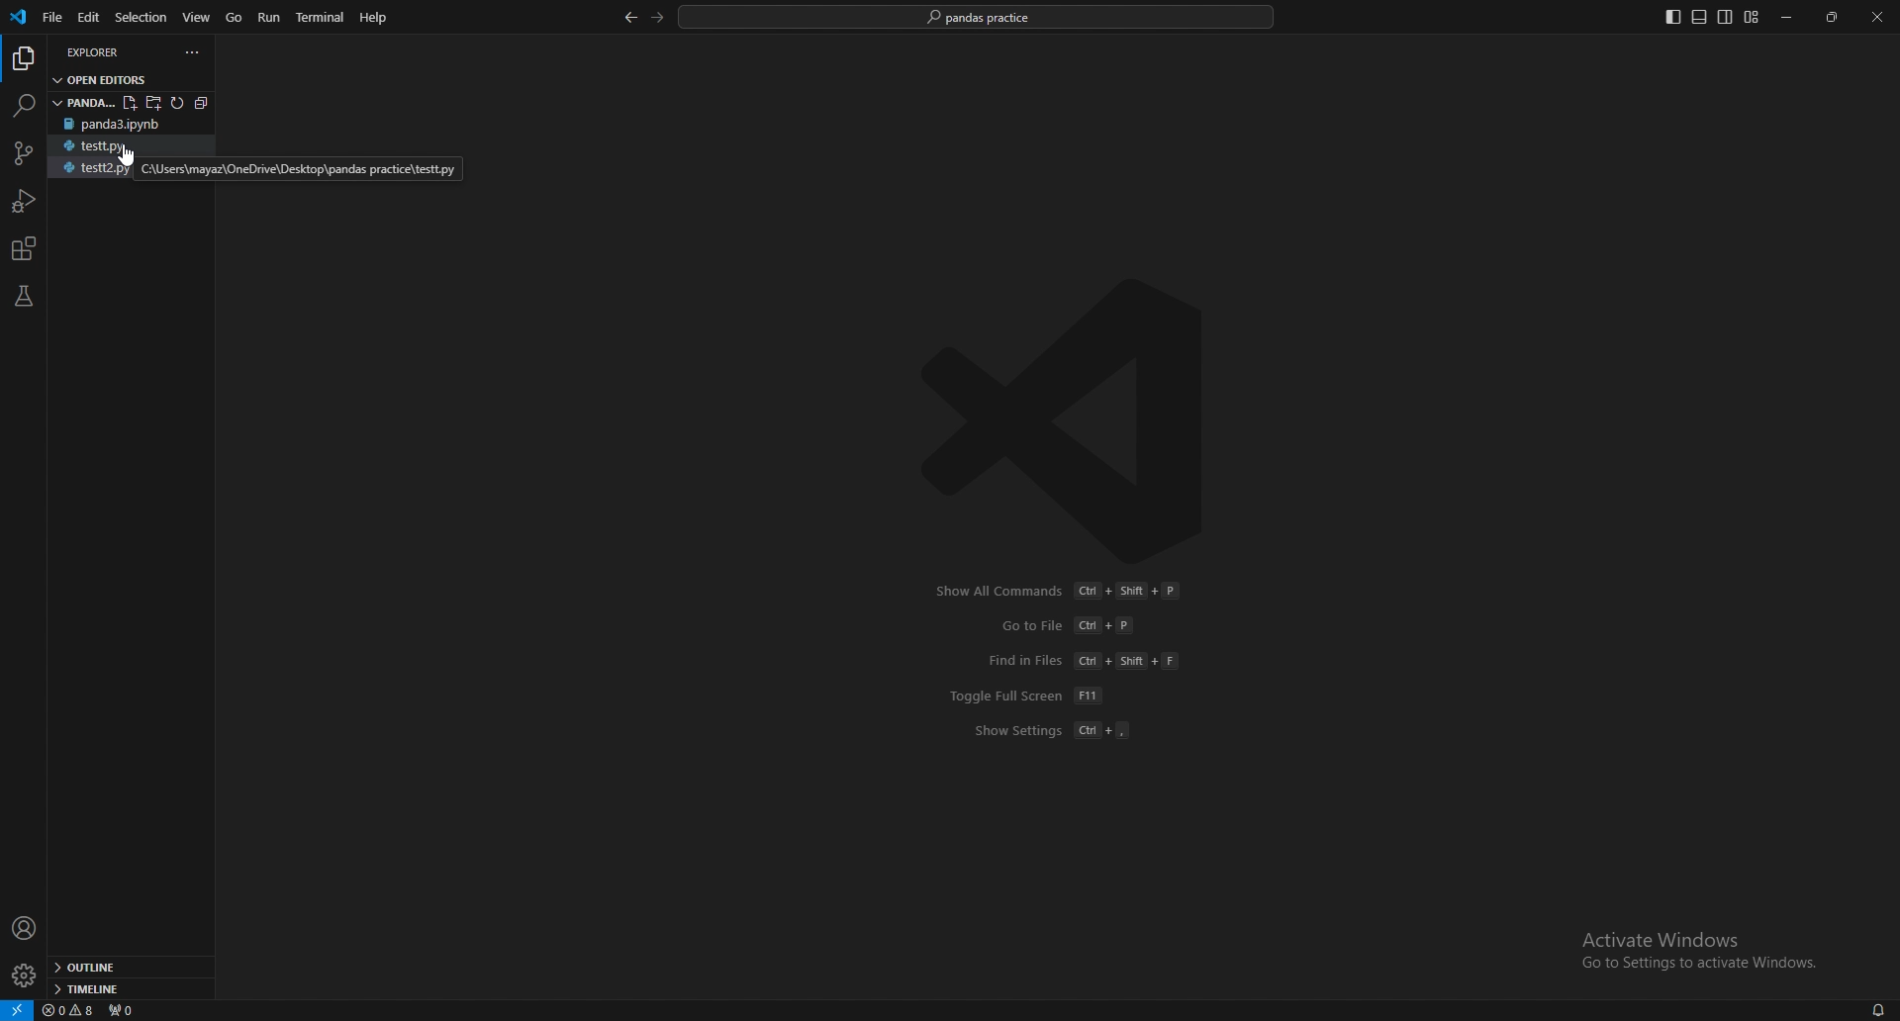 This screenshot has width=1900, height=1021. Describe the element at coordinates (1061, 674) in the screenshot. I see `Show All Commands Ct + Shift + P
GotoFile Cl +P
Find in Files (Ct + Shit + F
Toggle Full Screen [FT
Show Settings (Cl +,` at that location.